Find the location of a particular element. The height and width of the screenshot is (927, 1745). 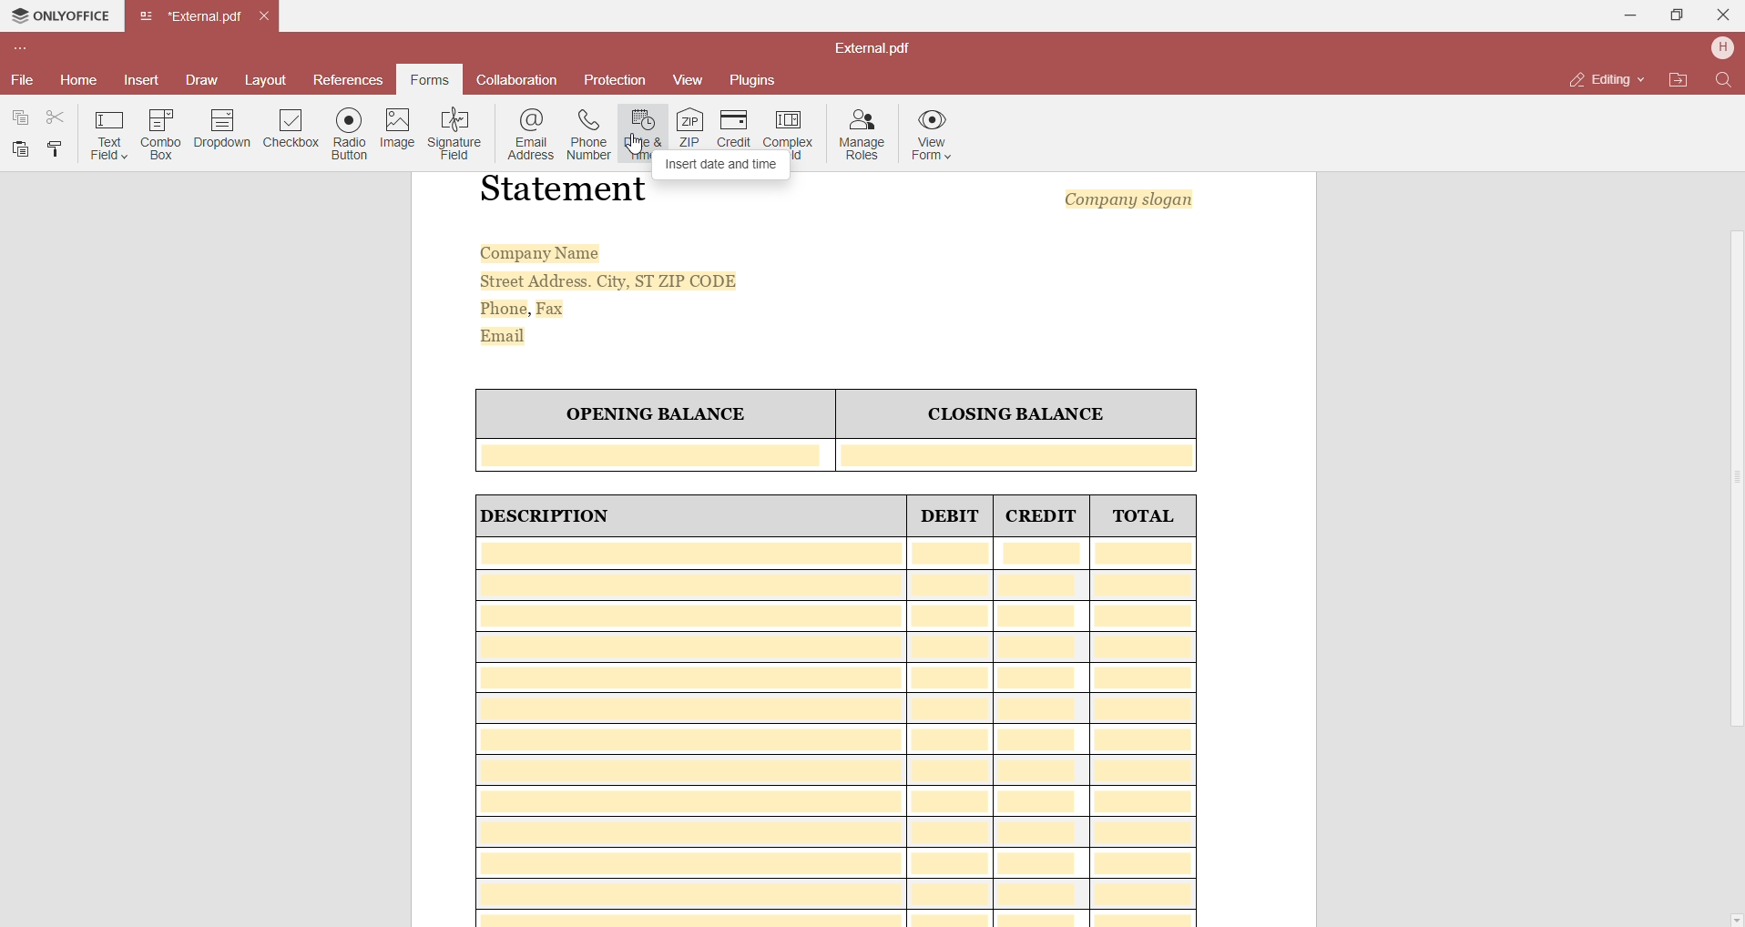

Text Field is located at coordinates (108, 136).